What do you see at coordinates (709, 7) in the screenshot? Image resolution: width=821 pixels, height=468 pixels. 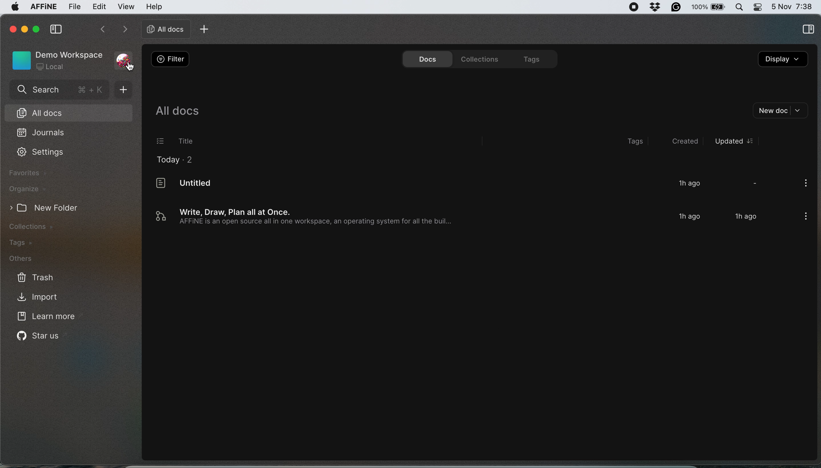 I see `battery` at bounding box center [709, 7].